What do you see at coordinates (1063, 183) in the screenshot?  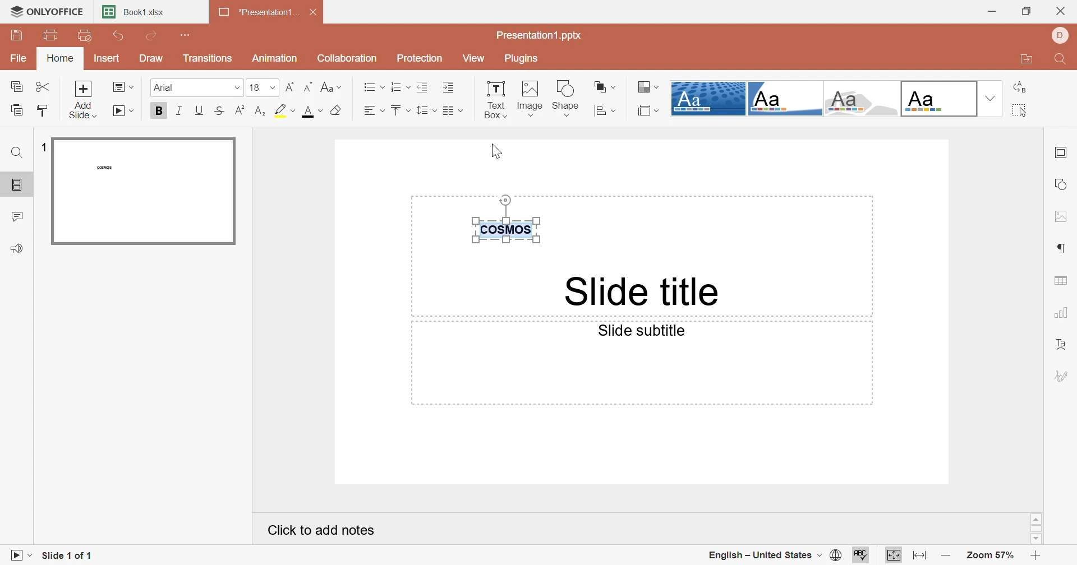 I see `Shape settings` at bounding box center [1063, 183].